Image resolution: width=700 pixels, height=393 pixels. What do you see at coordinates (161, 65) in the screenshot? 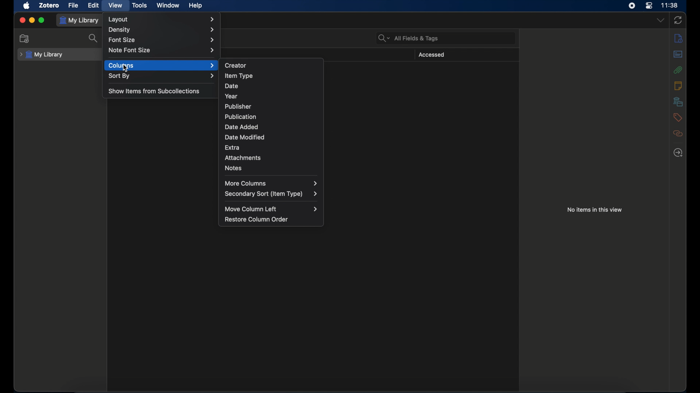
I see `columns` at bounding box center [161, 65].